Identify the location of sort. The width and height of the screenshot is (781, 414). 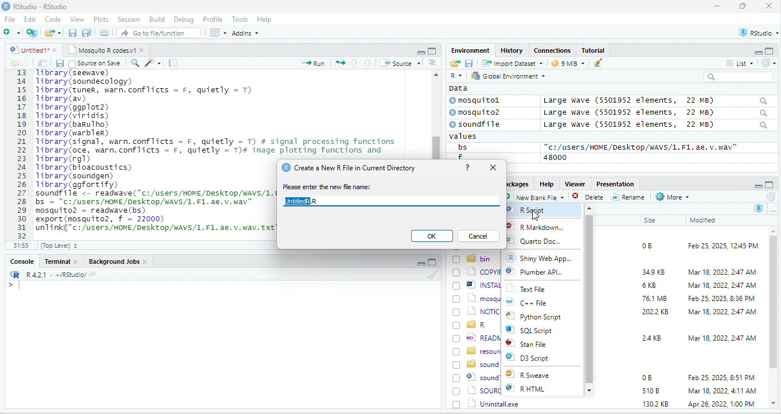
(432, 62).